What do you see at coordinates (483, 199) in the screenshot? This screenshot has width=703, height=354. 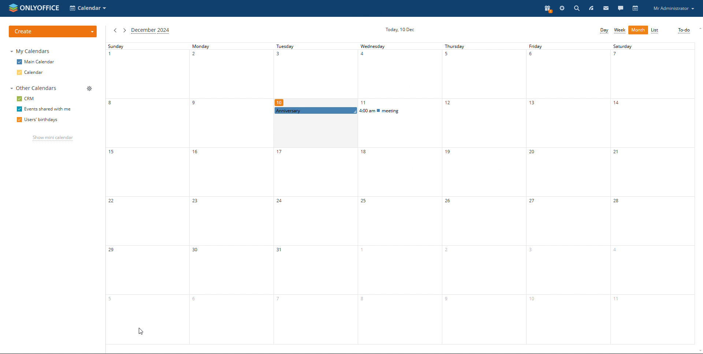 I see `thursday` at bounding box center [483, 199].